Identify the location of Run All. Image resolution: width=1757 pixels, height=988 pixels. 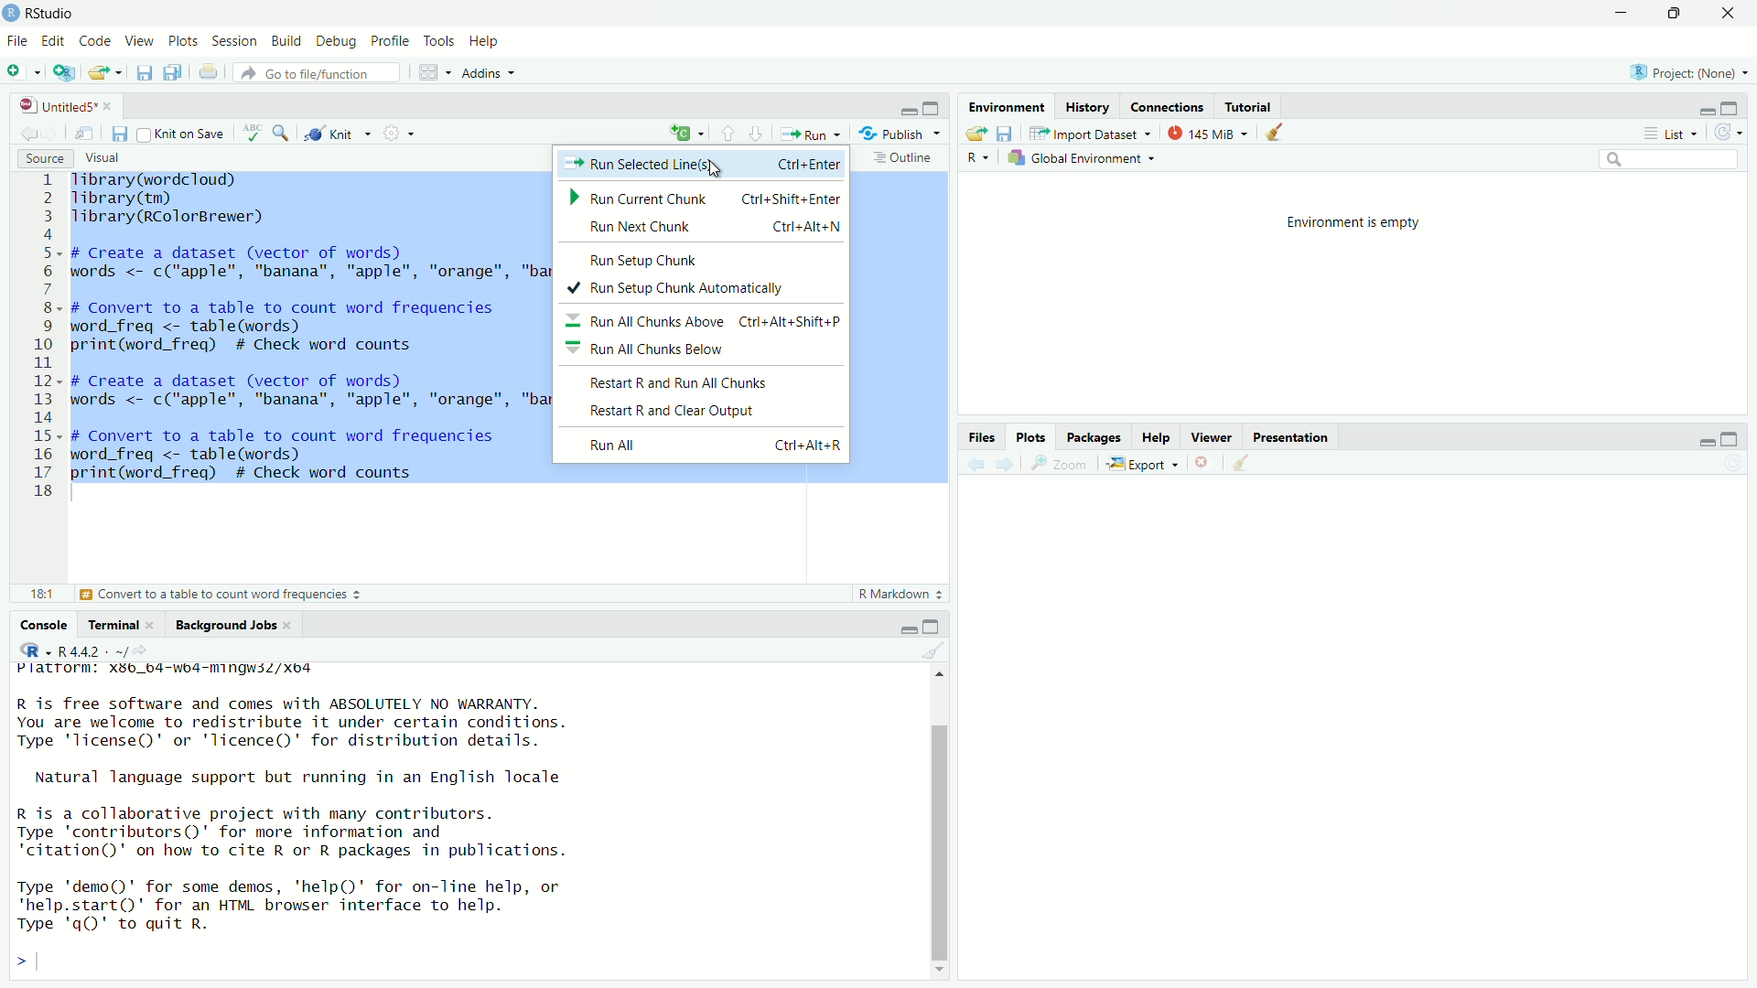
(712, 445).